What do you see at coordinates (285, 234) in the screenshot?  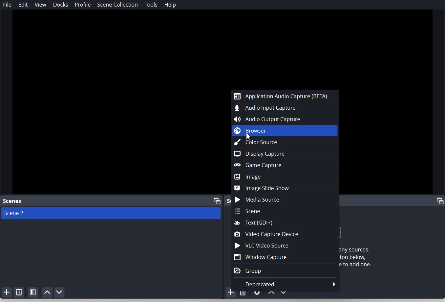 I see `Video Capture Device` at bounding box center [285, 234].